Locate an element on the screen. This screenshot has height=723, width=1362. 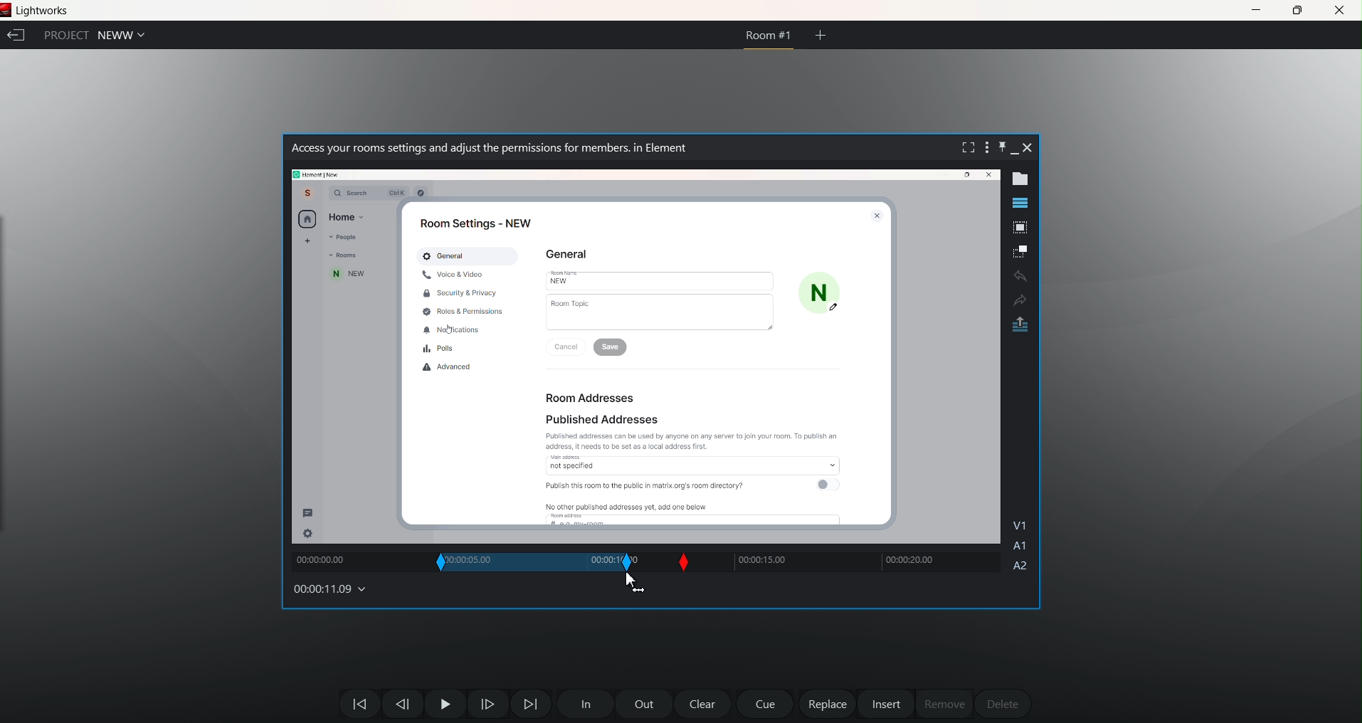
show setting menu is located at coordinates (991, 148).